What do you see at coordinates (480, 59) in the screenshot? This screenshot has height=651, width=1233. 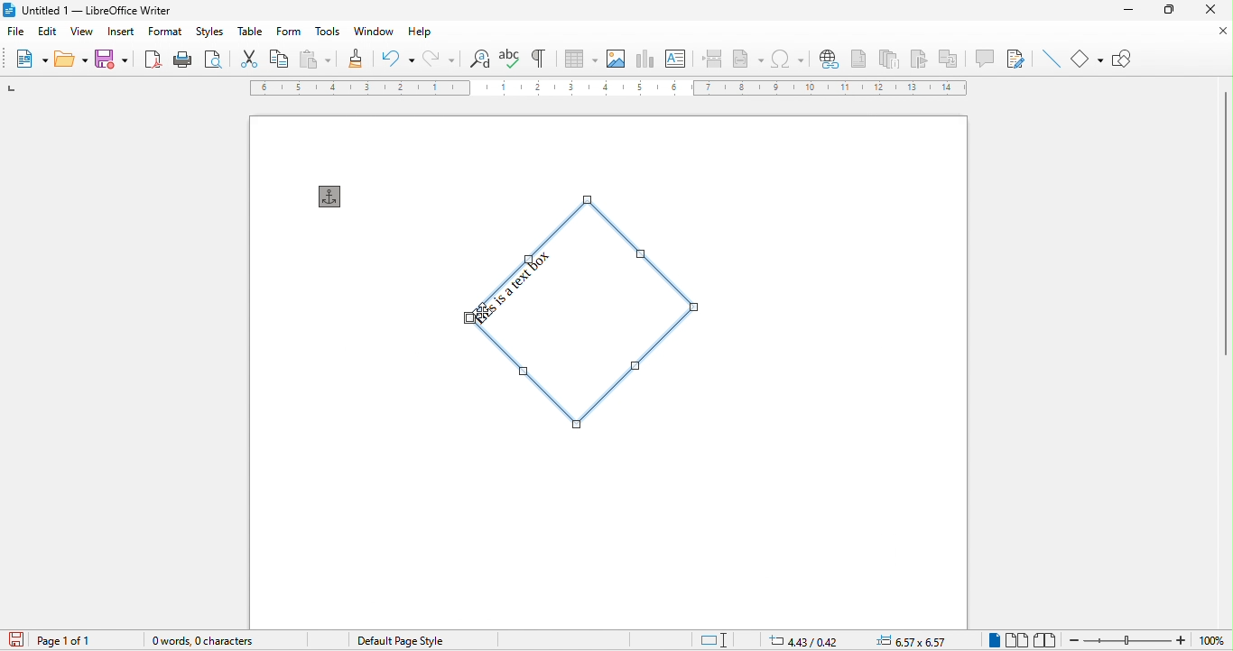 I see `find and replace` at bounding box center [480, 59].